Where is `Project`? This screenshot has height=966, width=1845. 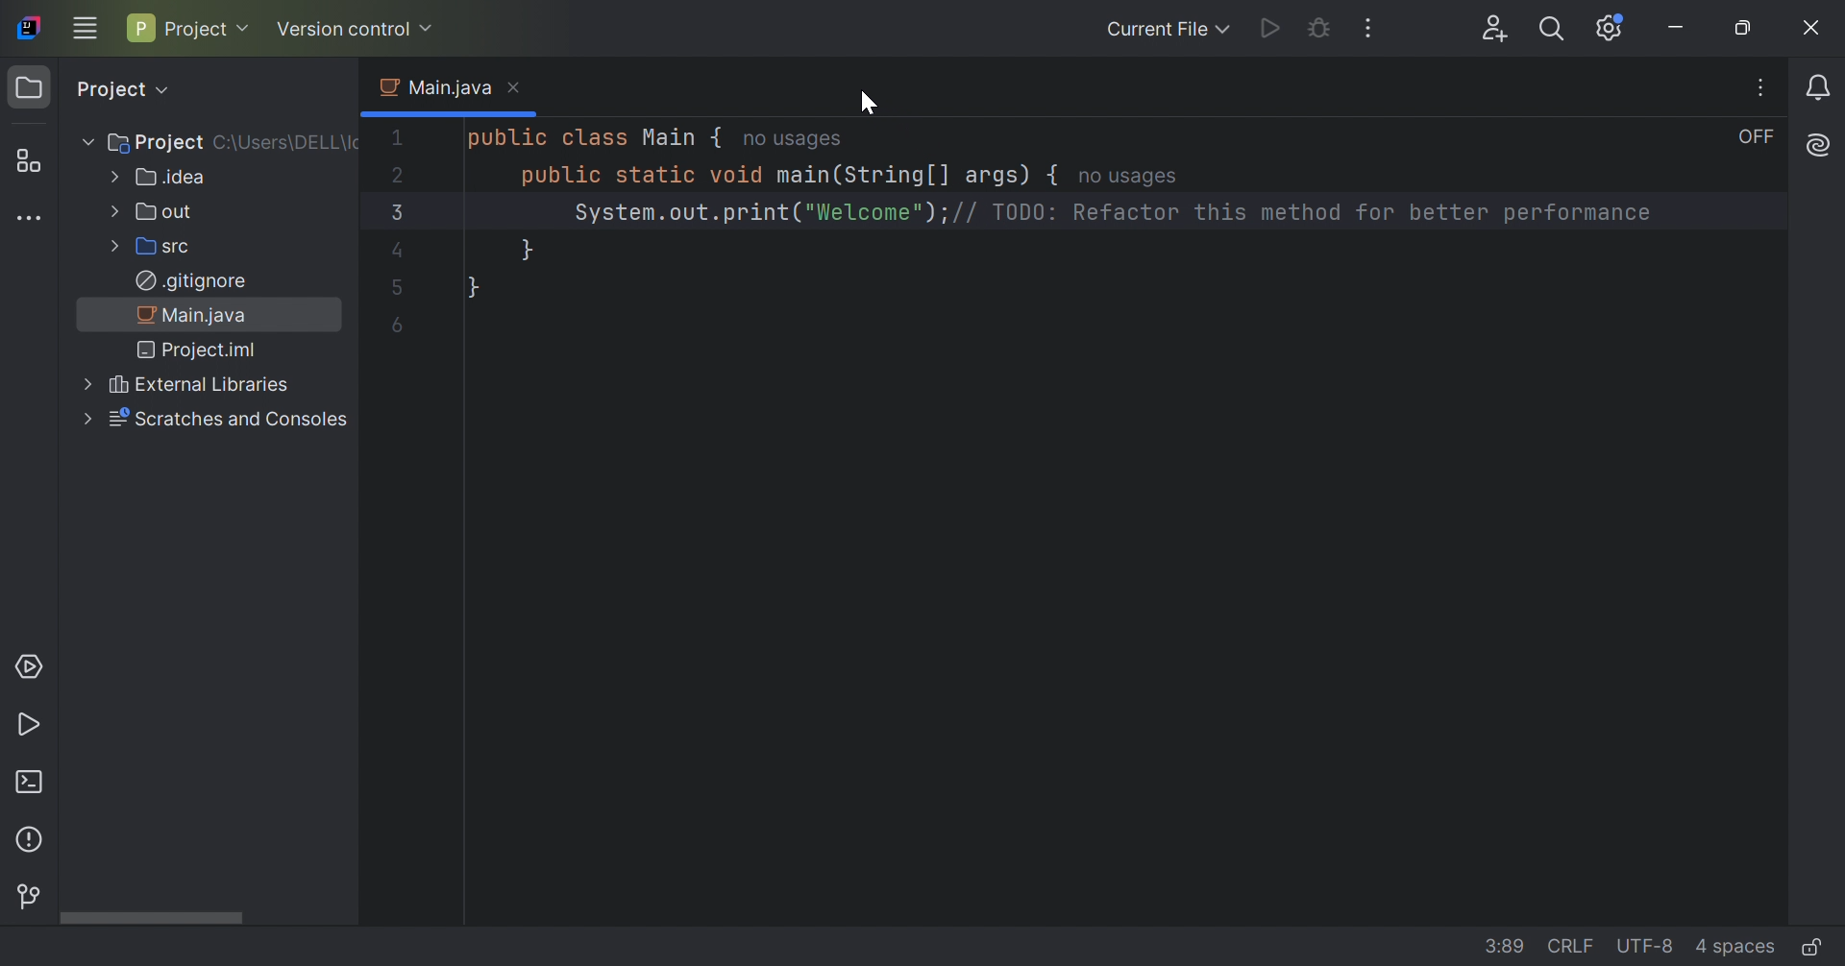 Project is located at coordinates (121, 89).